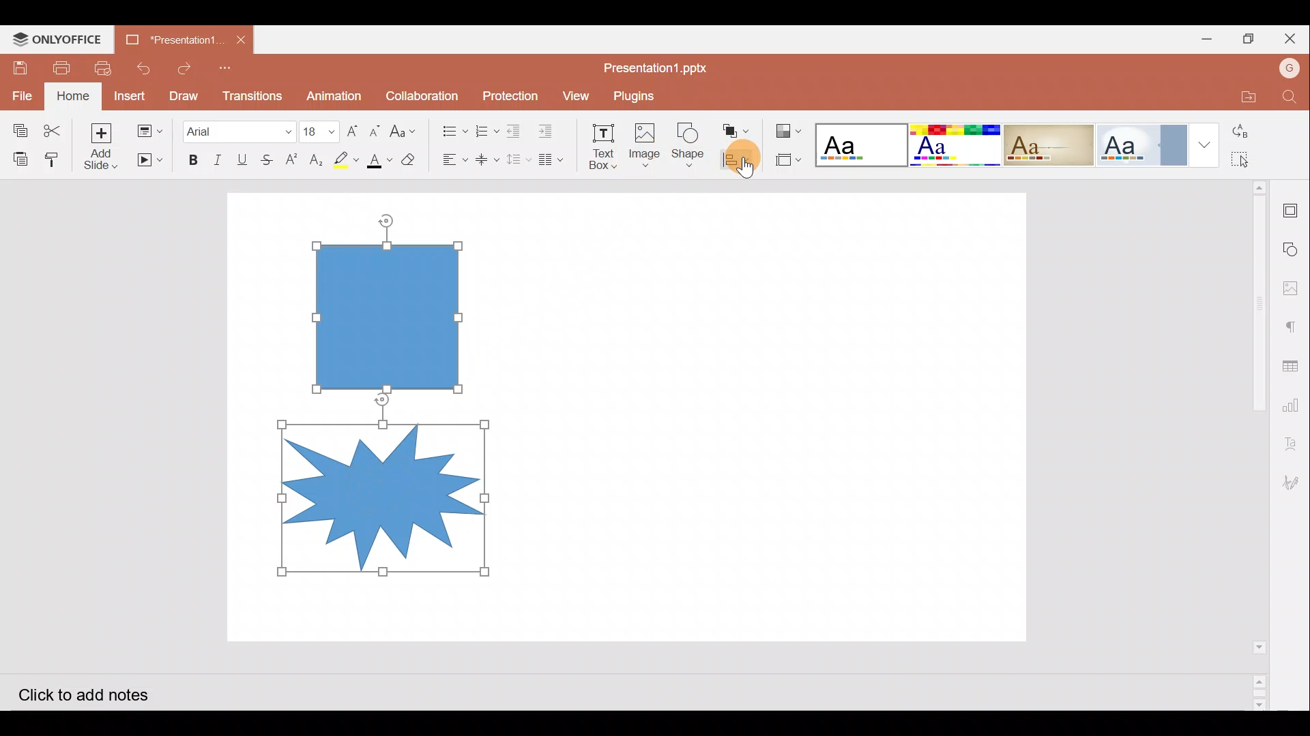 Image resolution: width=1310 pixels, height=736 pixels. I want to click on Plugins, so click(643, 93).